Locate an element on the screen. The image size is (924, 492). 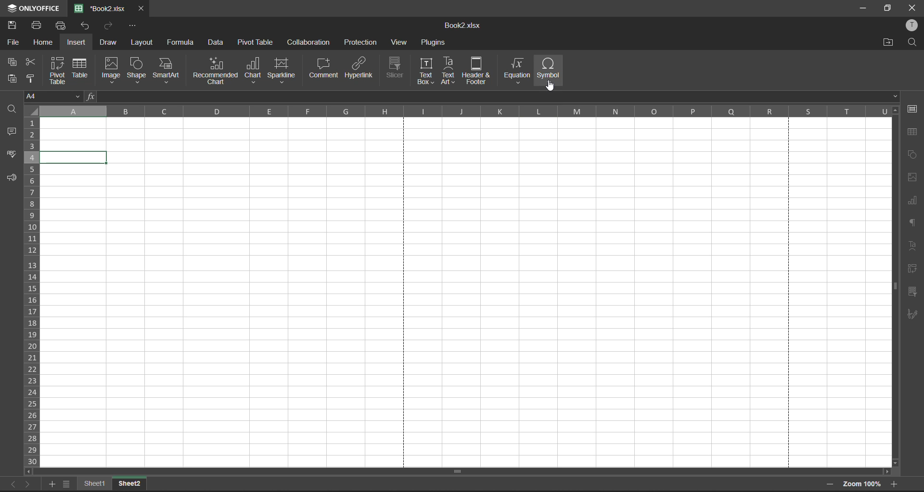
scroll down is located at coordinates (894, 463).